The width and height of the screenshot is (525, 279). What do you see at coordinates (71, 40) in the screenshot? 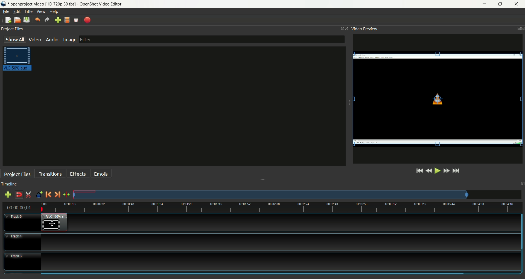
I see `image` at bounding box center [71, 40].